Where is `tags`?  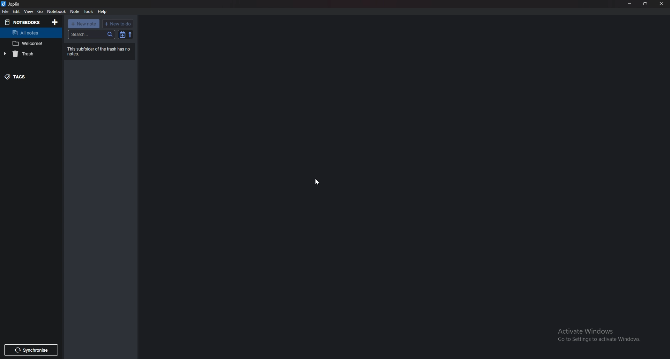 tags is located at coordinates (33, 77).